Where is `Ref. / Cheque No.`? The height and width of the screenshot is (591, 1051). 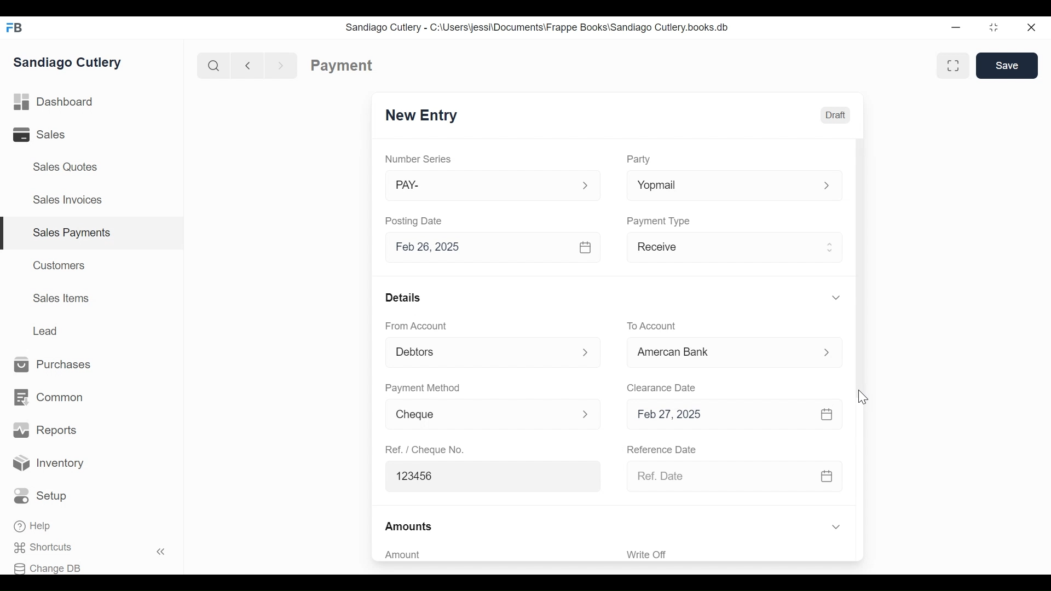 Ref. / Cheque No. is located at coordinates (424, 449).